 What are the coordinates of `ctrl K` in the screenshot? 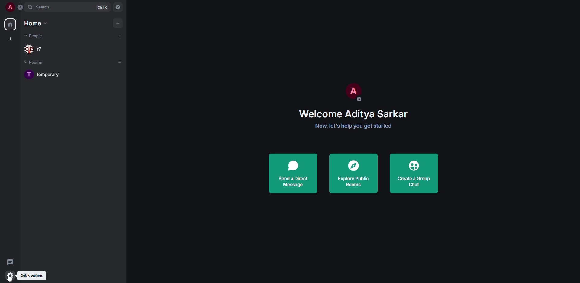 It's located at (102, 8).